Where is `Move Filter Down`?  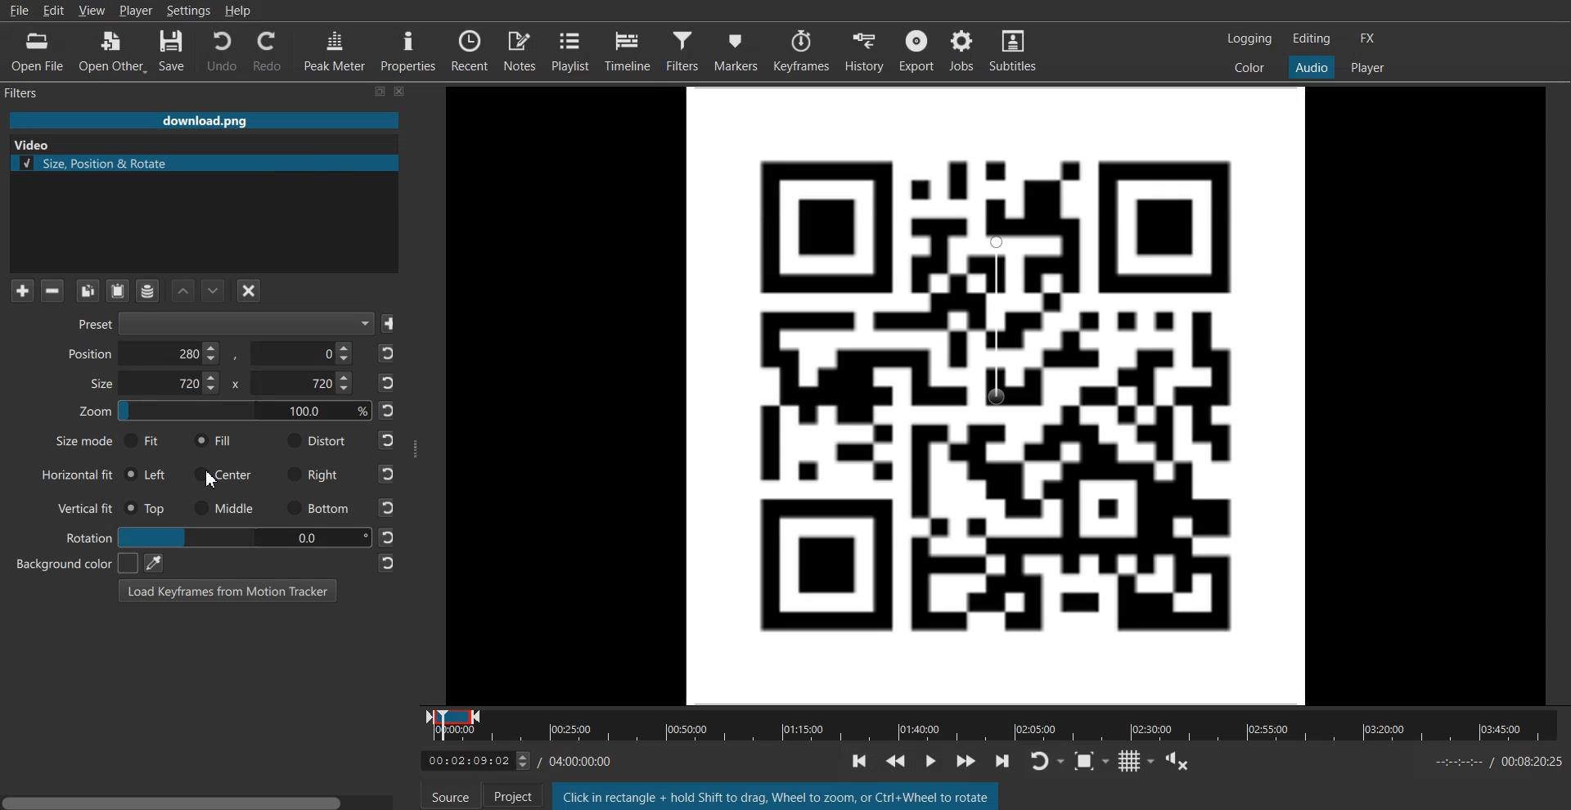 Move Filter Down is located at coordinates (214, 290).